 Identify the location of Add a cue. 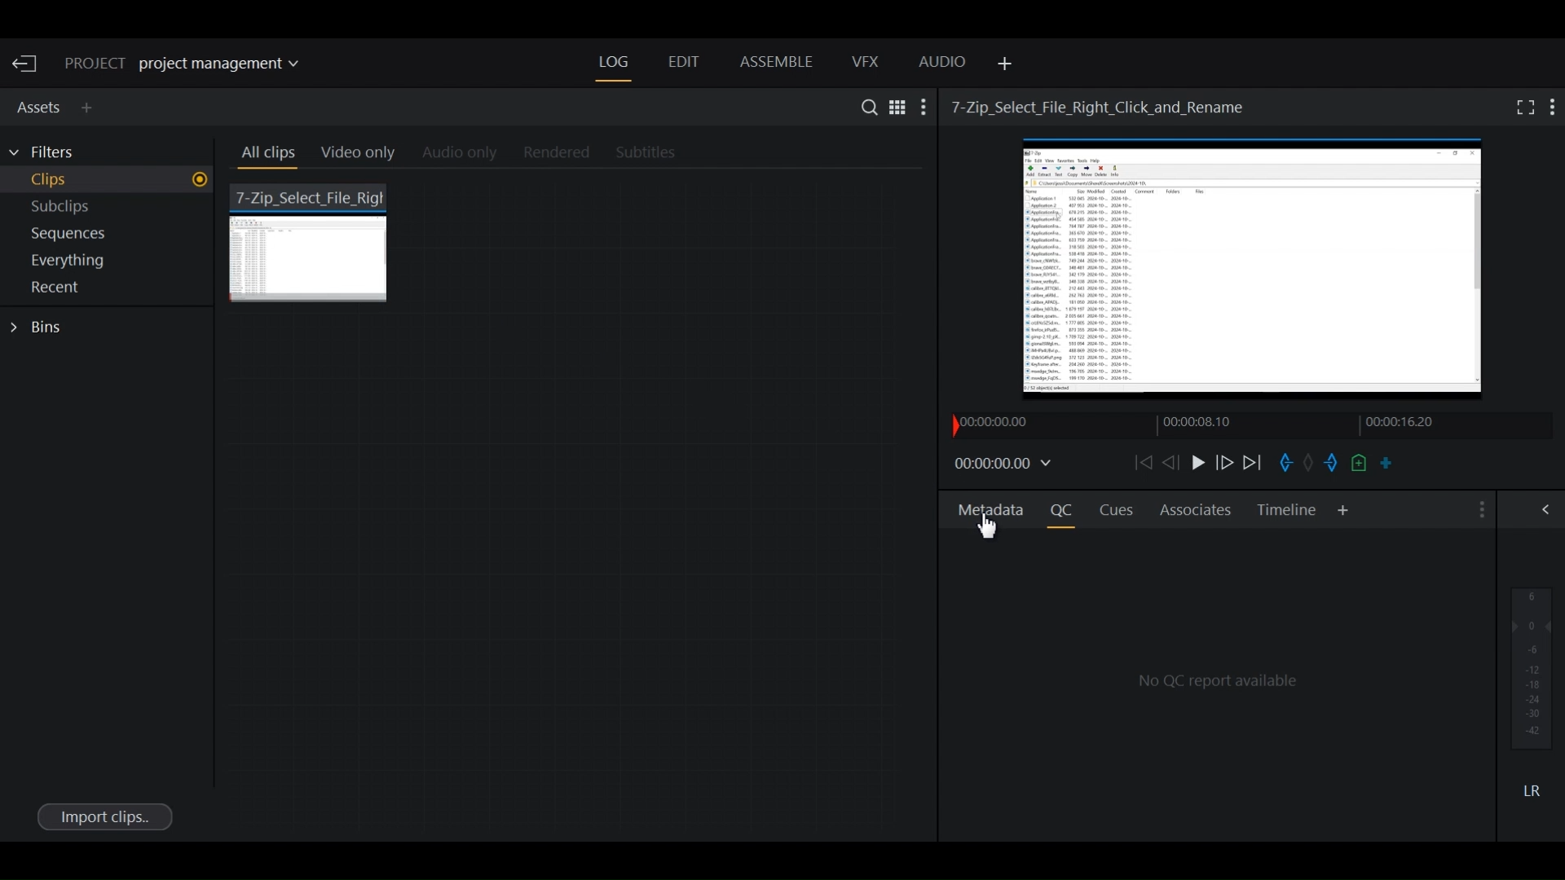
(1359, 464).